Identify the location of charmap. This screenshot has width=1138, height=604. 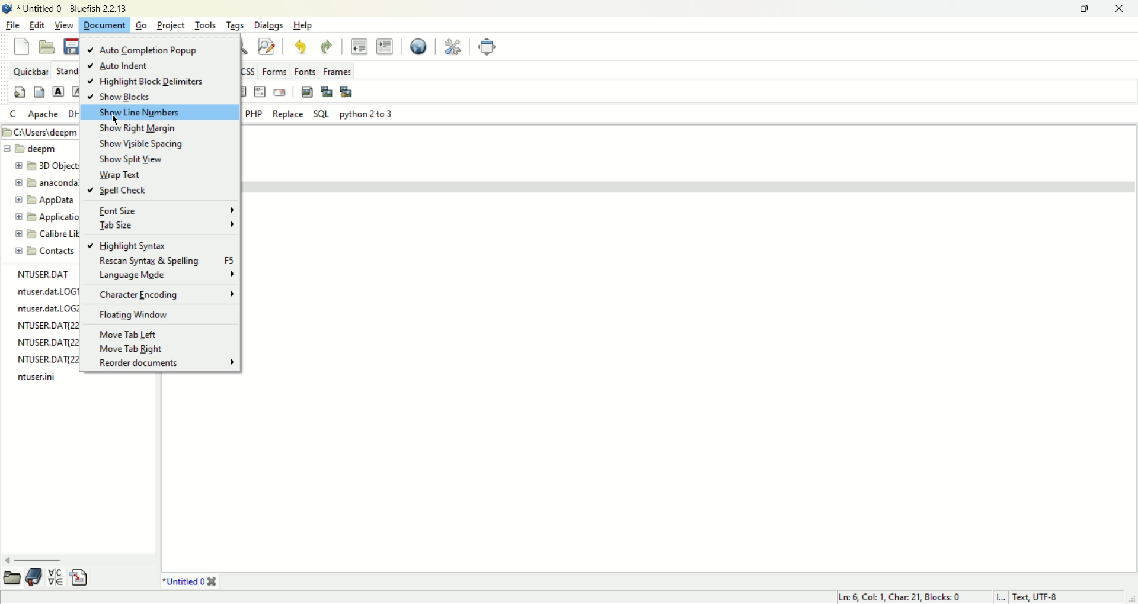
(55, 577).